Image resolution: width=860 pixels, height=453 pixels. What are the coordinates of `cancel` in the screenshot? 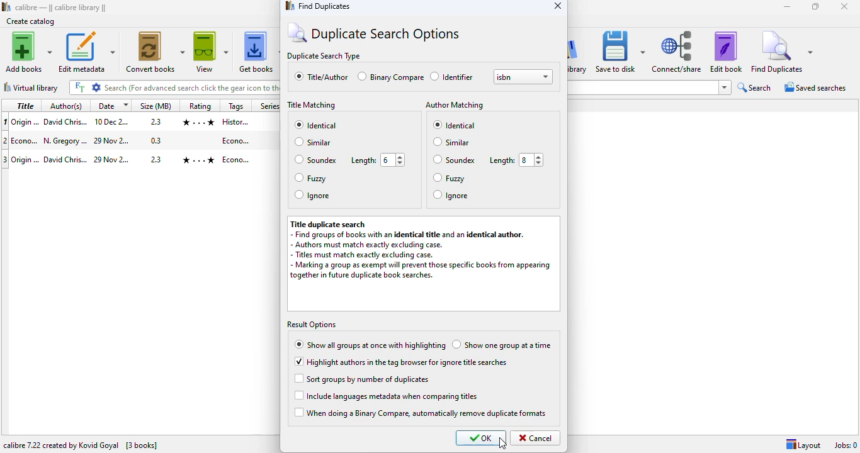 It's located at (536, 438).